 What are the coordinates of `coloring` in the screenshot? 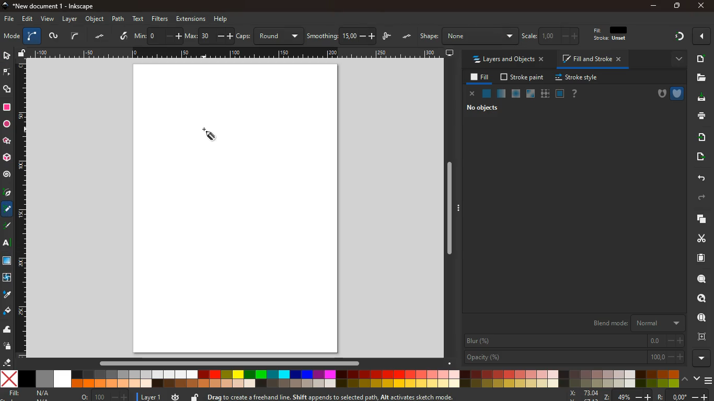 It's located at (7, 209).